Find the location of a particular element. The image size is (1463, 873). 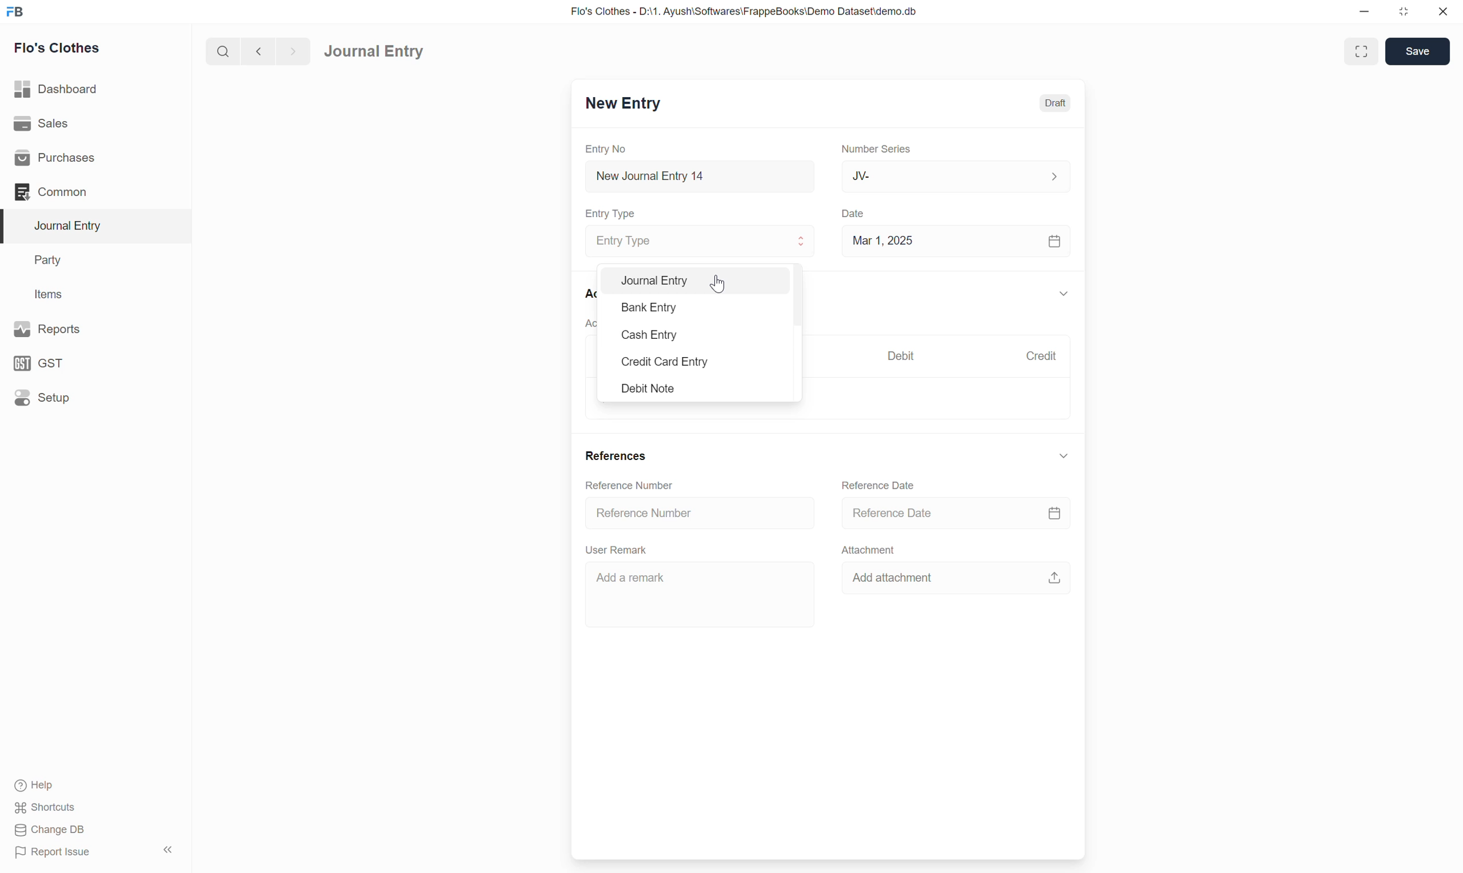

Shortcuts is located at coordinates (49, 808).